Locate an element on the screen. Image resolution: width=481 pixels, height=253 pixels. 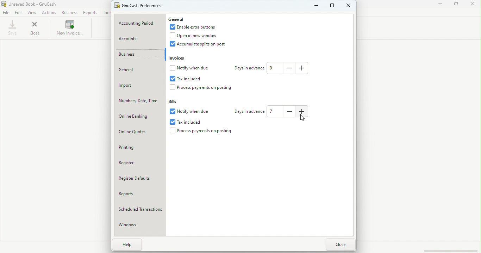
Open in new window is located at coordinates (199, 36).